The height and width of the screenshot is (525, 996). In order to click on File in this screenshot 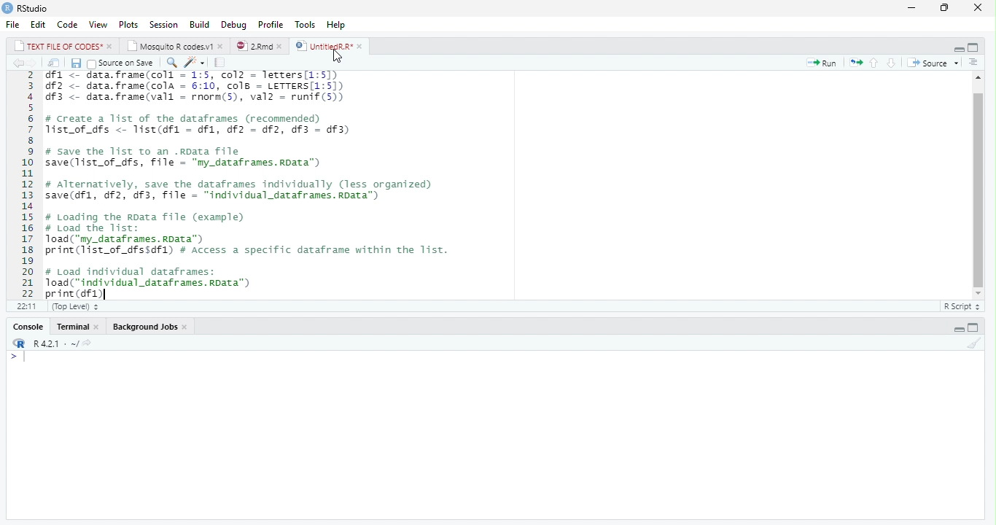, I will do `click(14, 24)`.